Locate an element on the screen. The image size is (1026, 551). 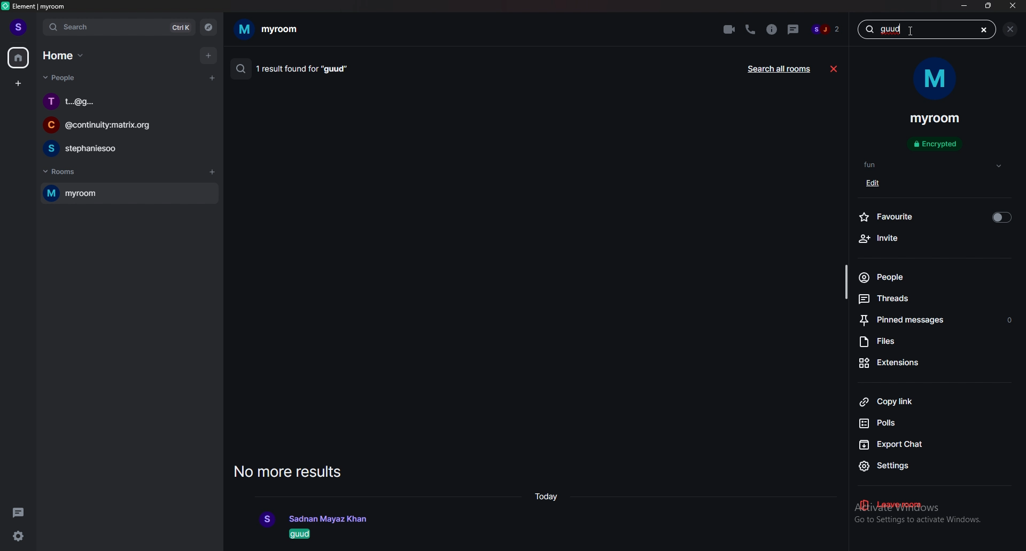
leave room is located at coordinates (915, 506).